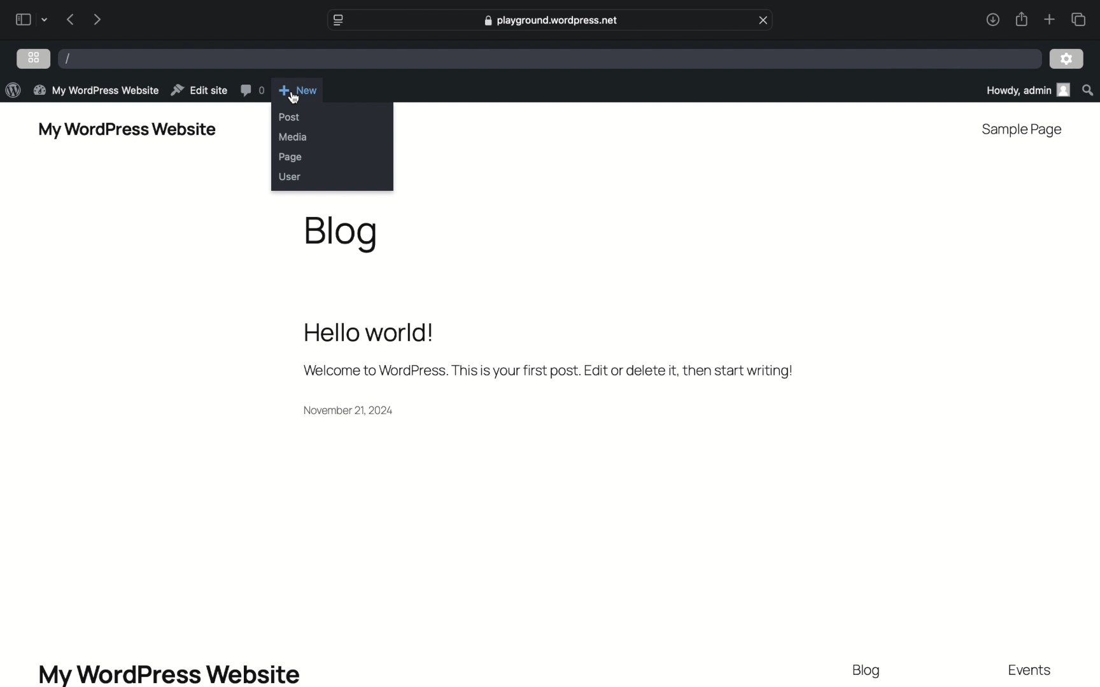  Describe the element at coordinates (338, 20) in the screenshot. I see `website settings` at that location.